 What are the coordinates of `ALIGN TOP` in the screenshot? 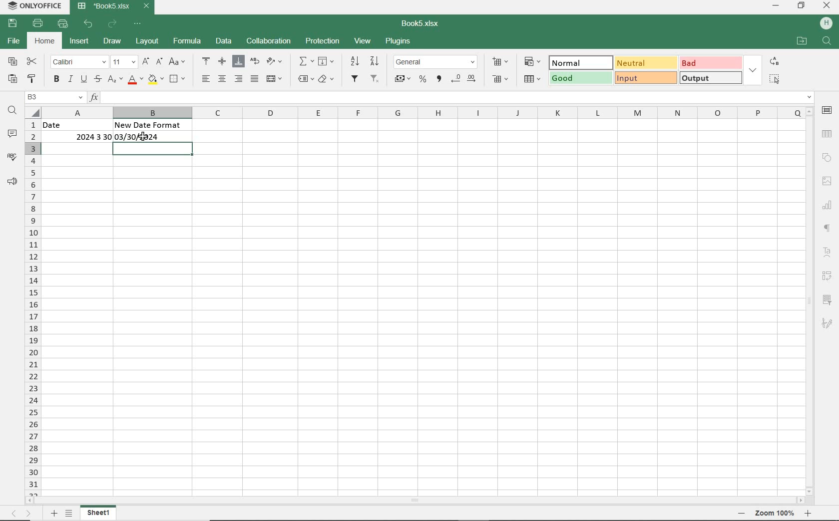 It's located at (206, 62).